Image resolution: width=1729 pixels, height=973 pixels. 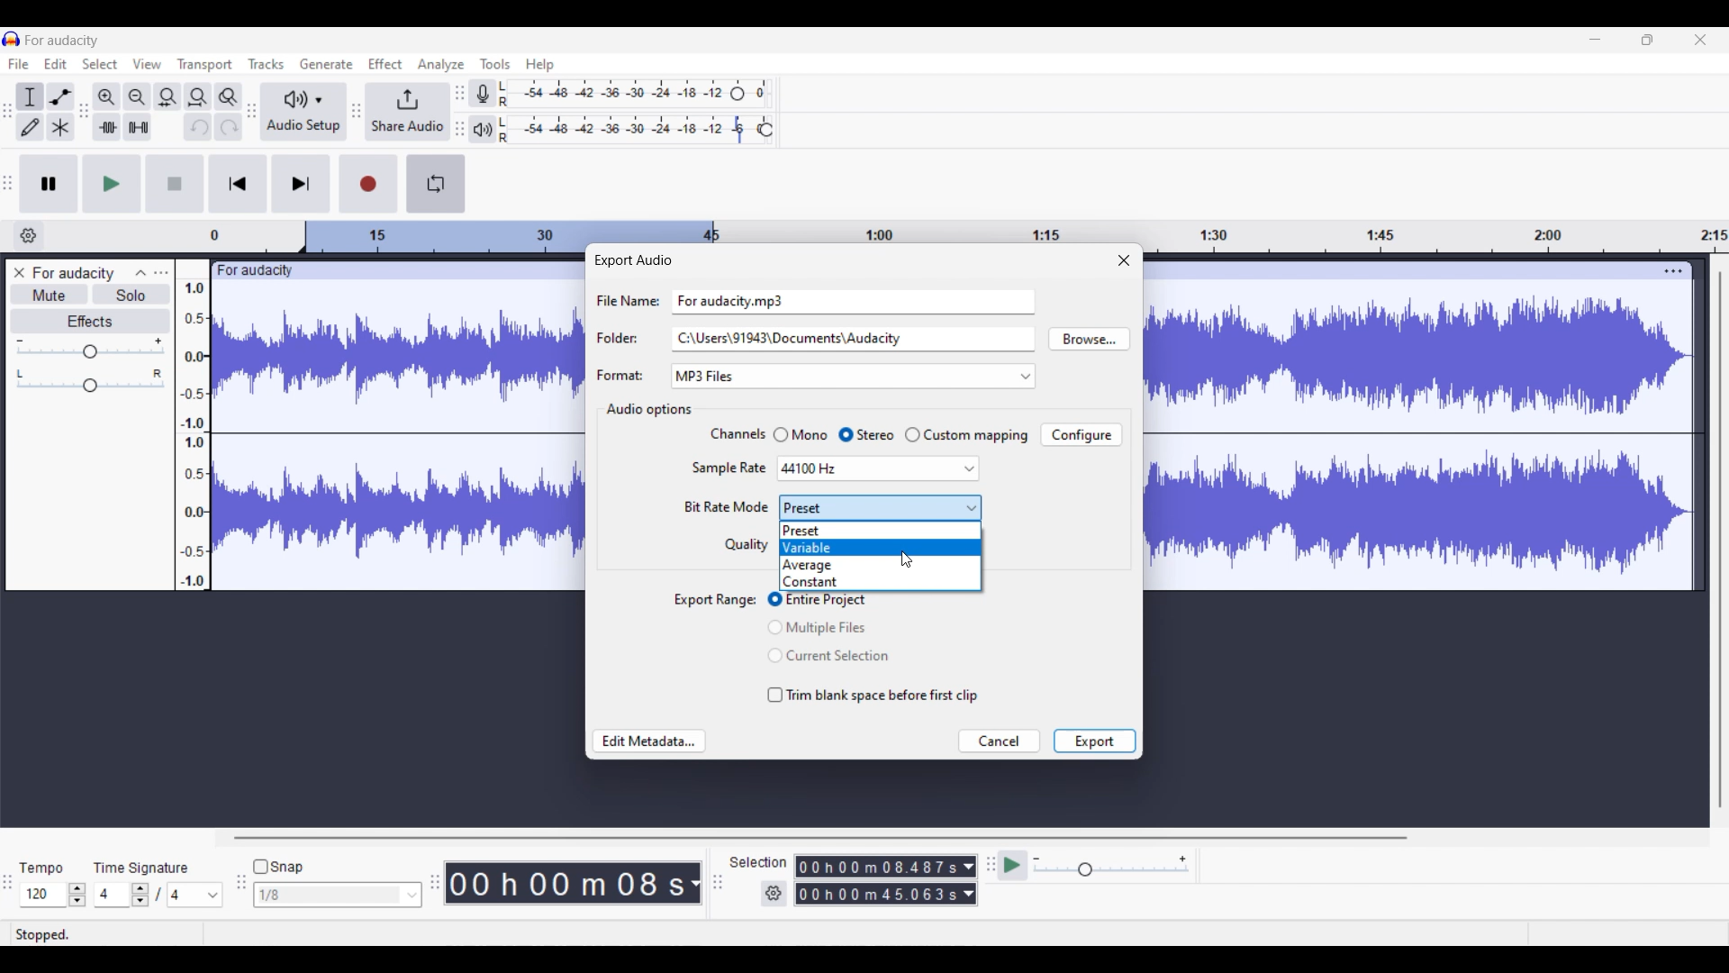 I want to click on Zoom toggle, so click(x=228, y=97).